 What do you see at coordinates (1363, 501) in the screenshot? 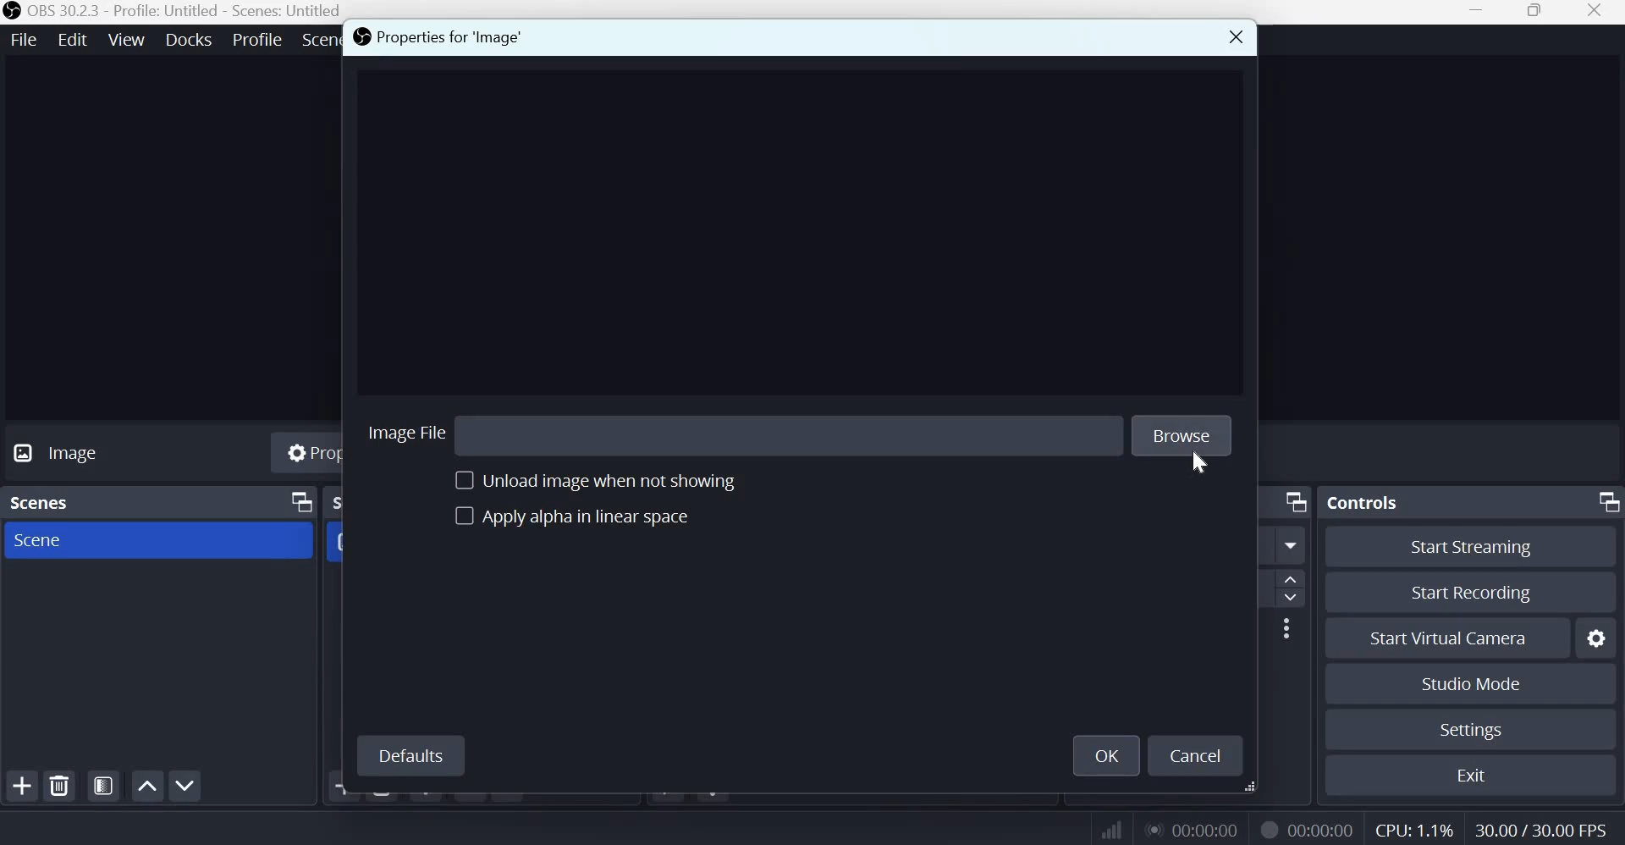
I see `Controls` at bounding box center [1363, 501].